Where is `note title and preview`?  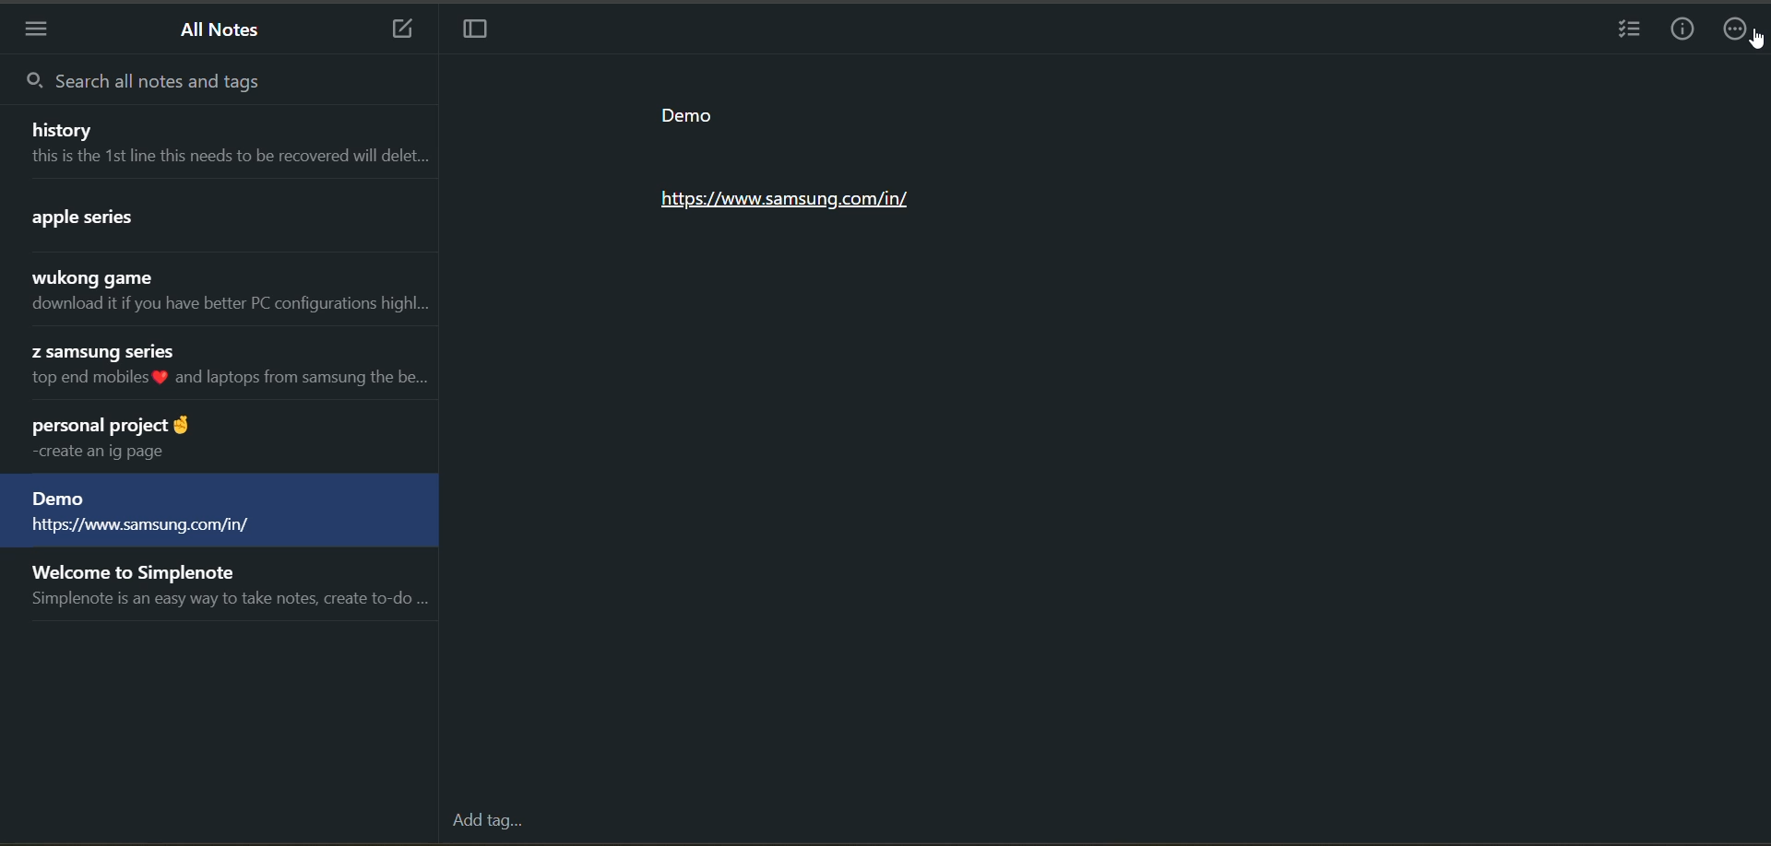
note title and preview is located at coordinates (227, 590).